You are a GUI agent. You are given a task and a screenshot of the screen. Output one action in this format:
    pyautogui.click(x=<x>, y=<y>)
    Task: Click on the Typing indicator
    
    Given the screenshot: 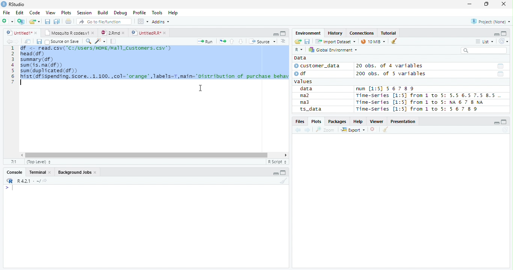 What is the action you would take?
    pyautogui.click(x=12, y=188)
    